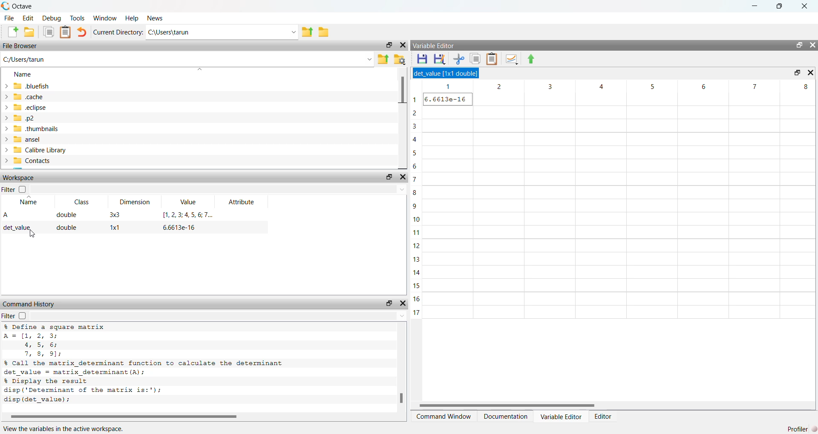 The image size is (818, 434). What do you see at coordinates (191, 417) in the screenshot?
I see `scrollbar` at bounding box center [191, 417].